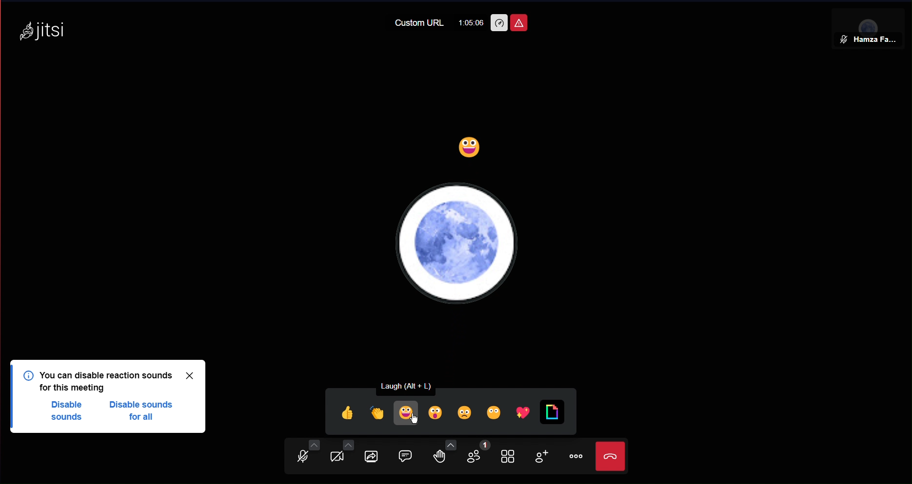 The width and height of the screenshot is (912, 484). I want to click on Audio, so click(302, 456).